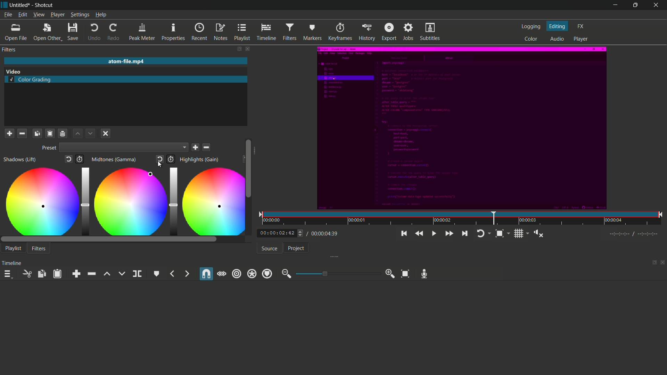  I want to click on player menu, so click(57, 15).